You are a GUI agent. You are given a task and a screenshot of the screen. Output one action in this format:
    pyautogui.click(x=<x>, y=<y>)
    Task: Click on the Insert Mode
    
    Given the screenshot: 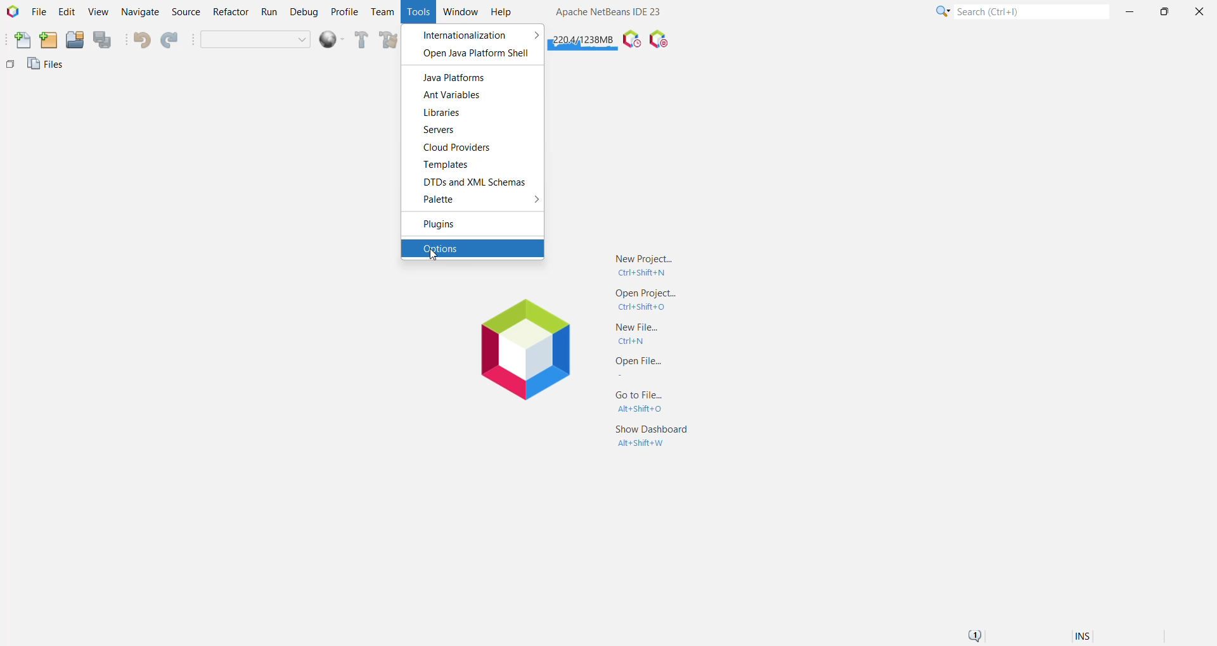 What is the action you would take?
    pyautogui.click(x=1084, y=638)
    